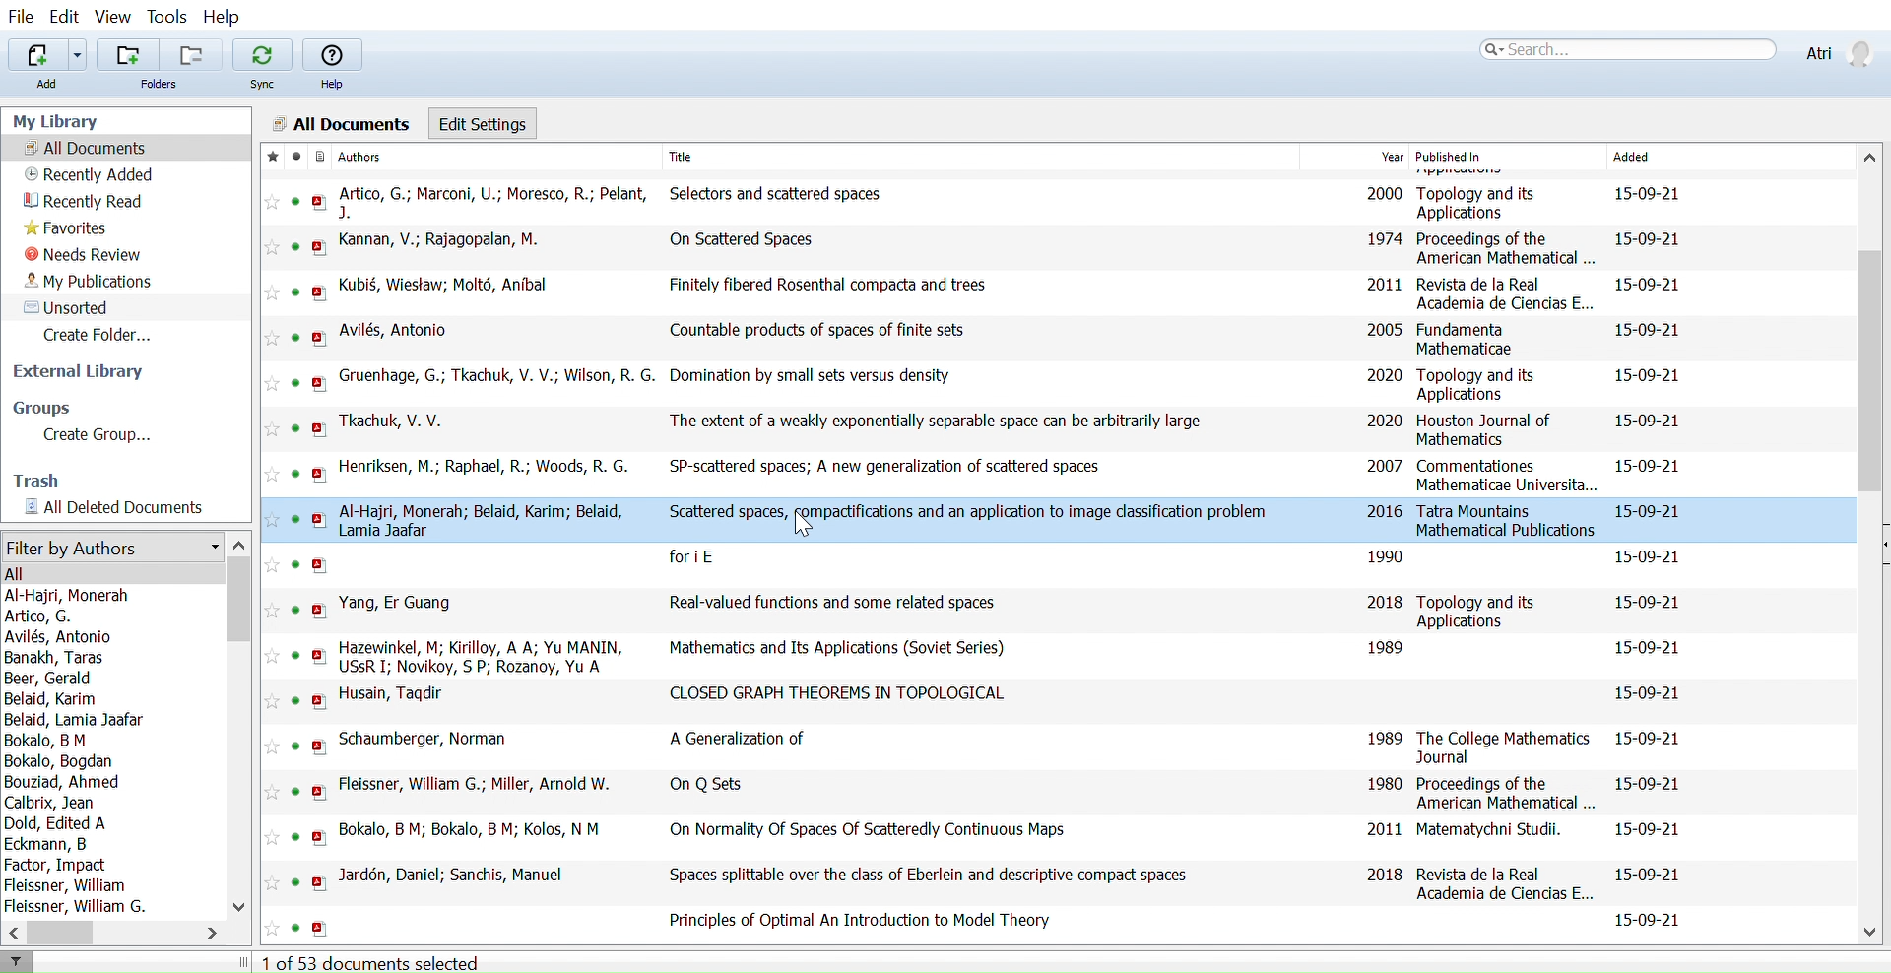 This screenshot has height=973, width=1891. Describe the element at coordinates (785, 192) in the screenshot. I see `Selectors and scattered spaces` at that location.